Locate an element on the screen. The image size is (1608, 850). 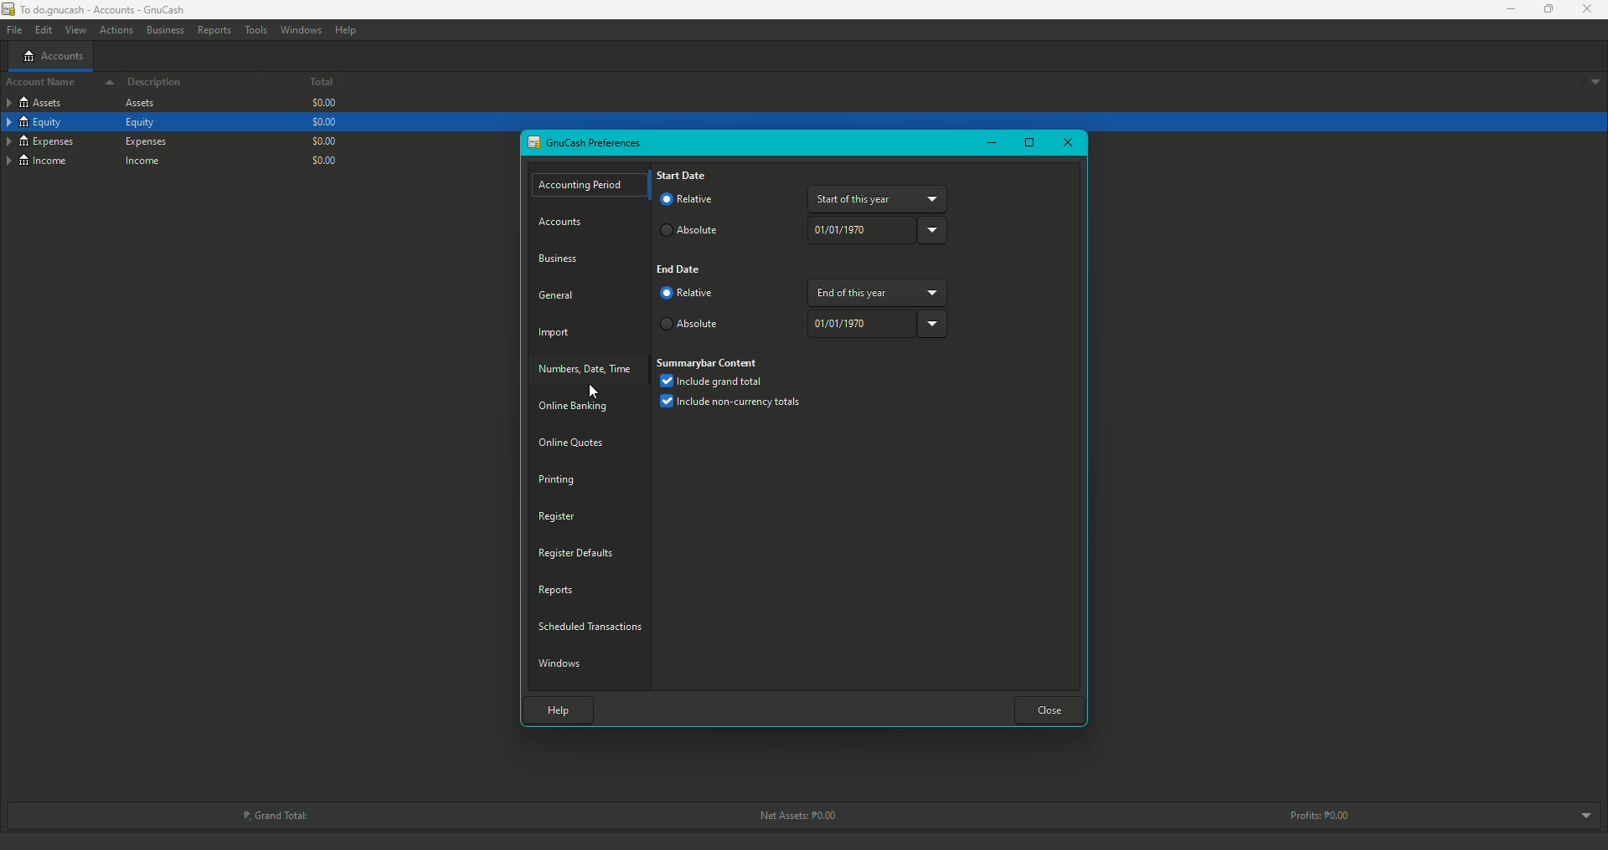
Preferences is located at coordinates (586, 143).